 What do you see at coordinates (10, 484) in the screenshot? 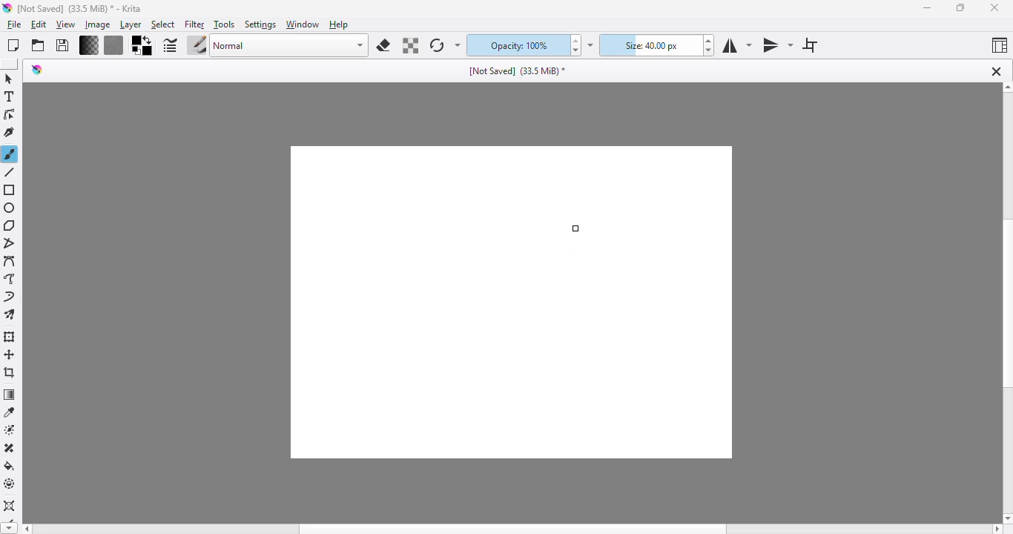
I see `enclose and fill tool` at bounding box center [10, 484].